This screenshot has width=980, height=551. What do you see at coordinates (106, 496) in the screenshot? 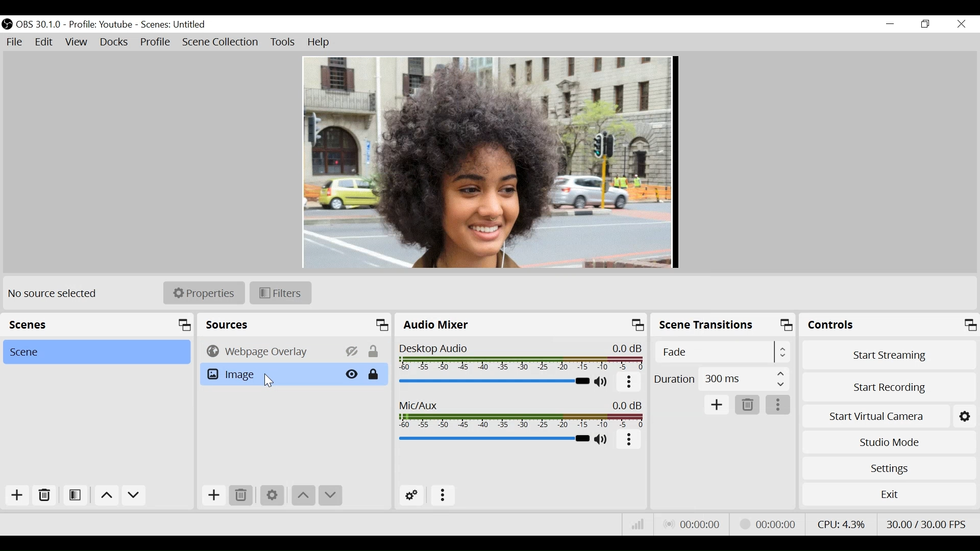
I see `Move Up` at bounding box center [106, 496].